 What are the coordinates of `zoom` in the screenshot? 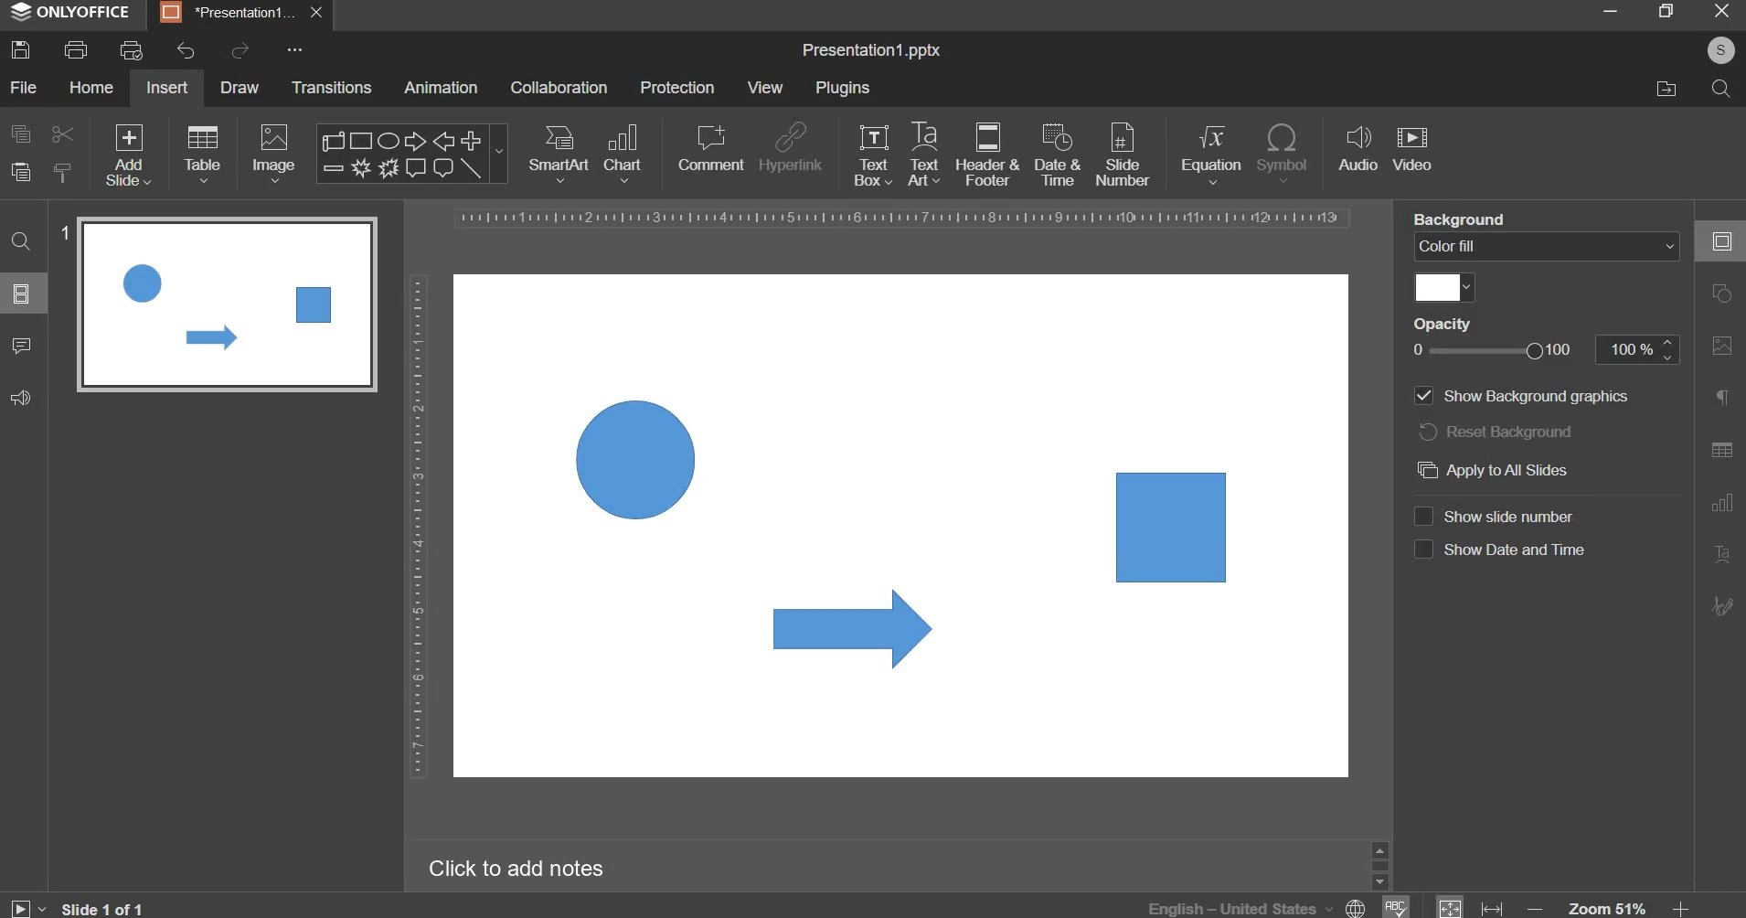 It's located at (1609, 906).